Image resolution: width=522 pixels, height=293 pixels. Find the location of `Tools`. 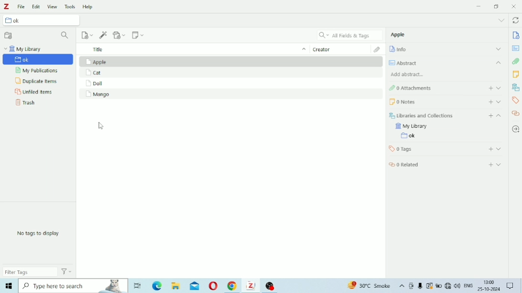

Tools is located at coordinates (70, 6).